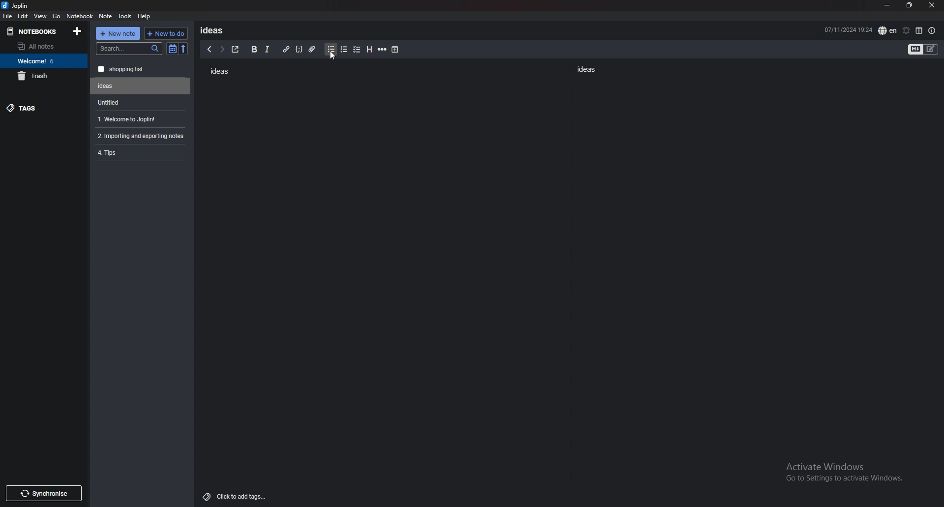 The width and height of the screenshot is (944, 507). I want to click on Tips, so click(140, 152).